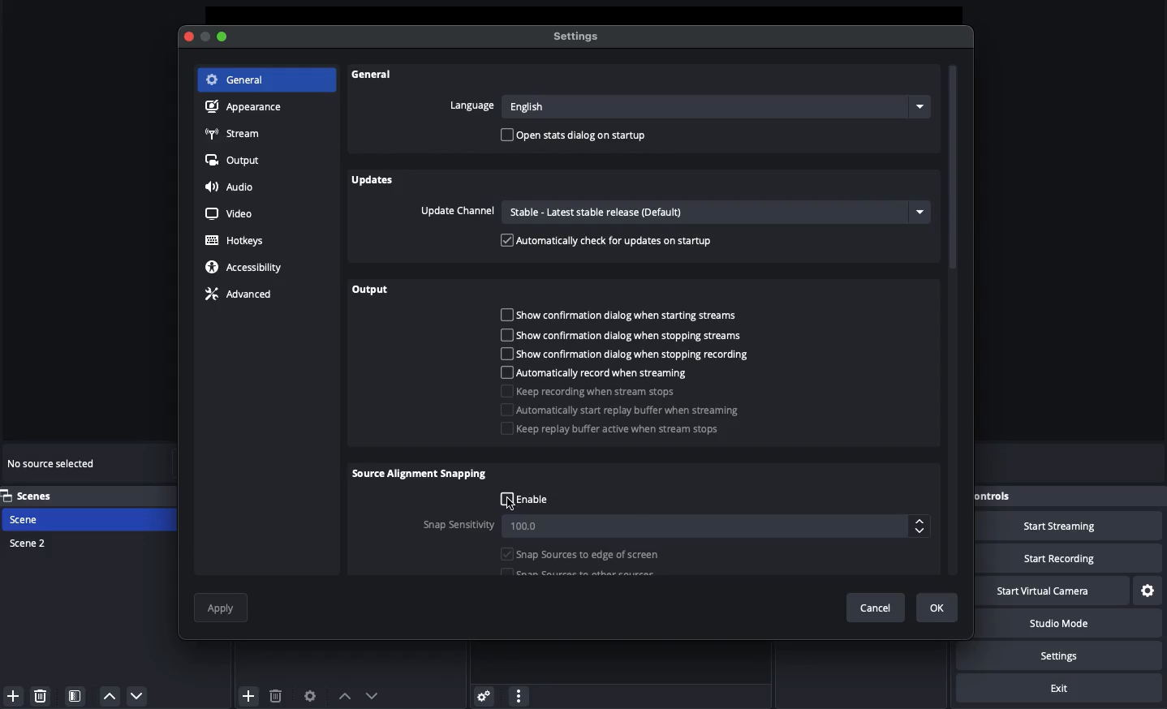 The image size is (1167, 709). I want to click on Add, so click(11, 694).